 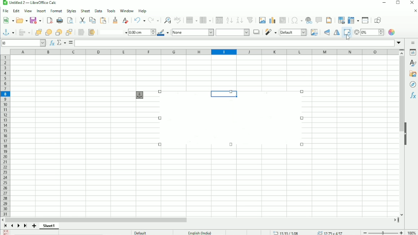 I want to click on Save, so click(x=6, y=232).